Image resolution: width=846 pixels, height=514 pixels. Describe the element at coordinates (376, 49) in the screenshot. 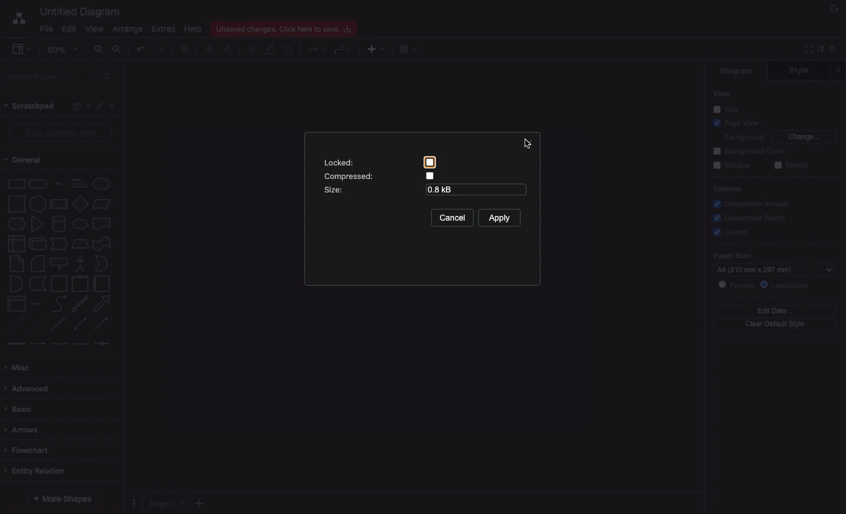

I see `Add` at that location.